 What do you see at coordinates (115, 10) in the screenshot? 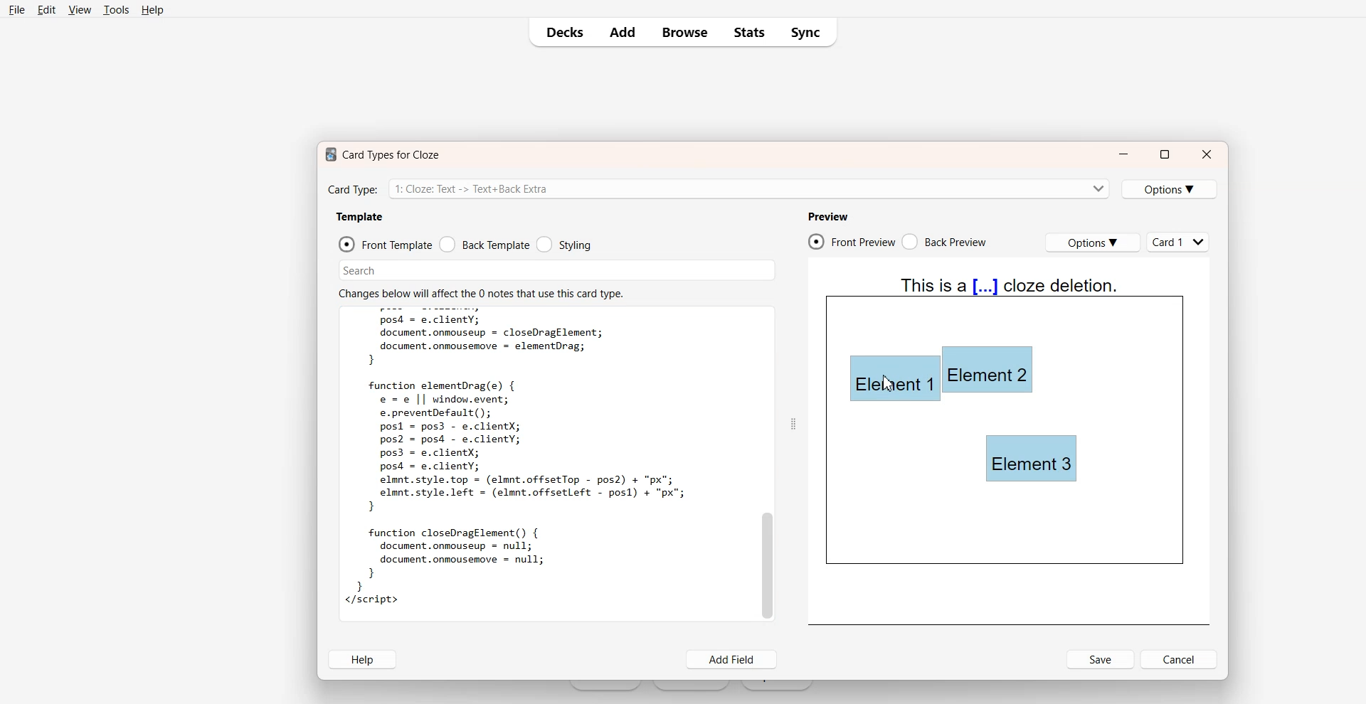
I see `Tools` at bounding box center [115, 10].